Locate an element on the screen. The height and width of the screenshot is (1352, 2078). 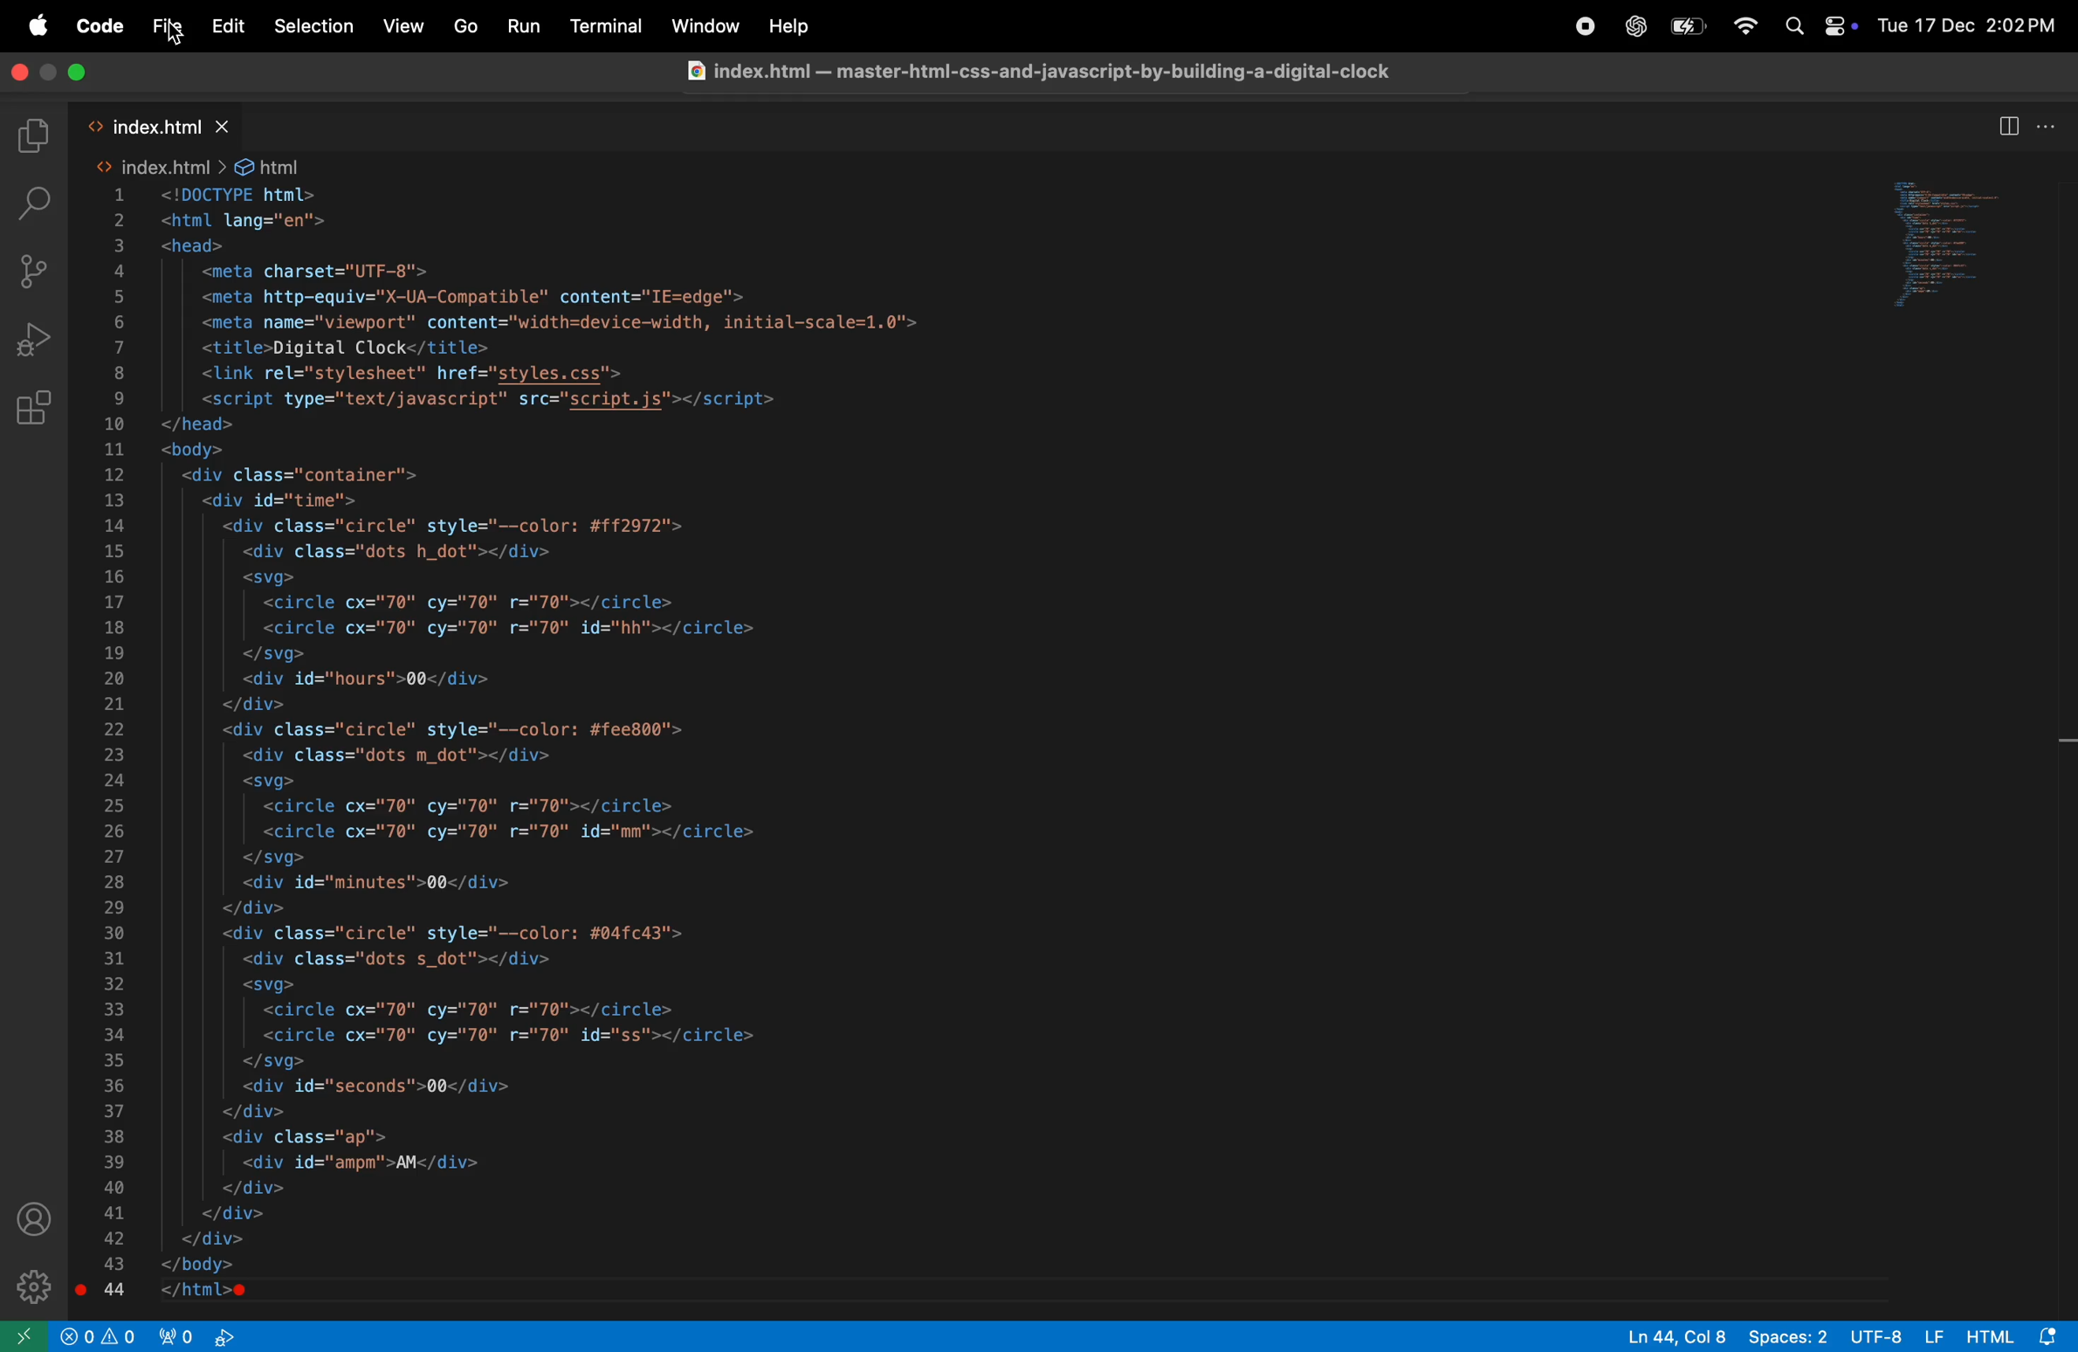
run and debug is located at coordinates (33, 339).